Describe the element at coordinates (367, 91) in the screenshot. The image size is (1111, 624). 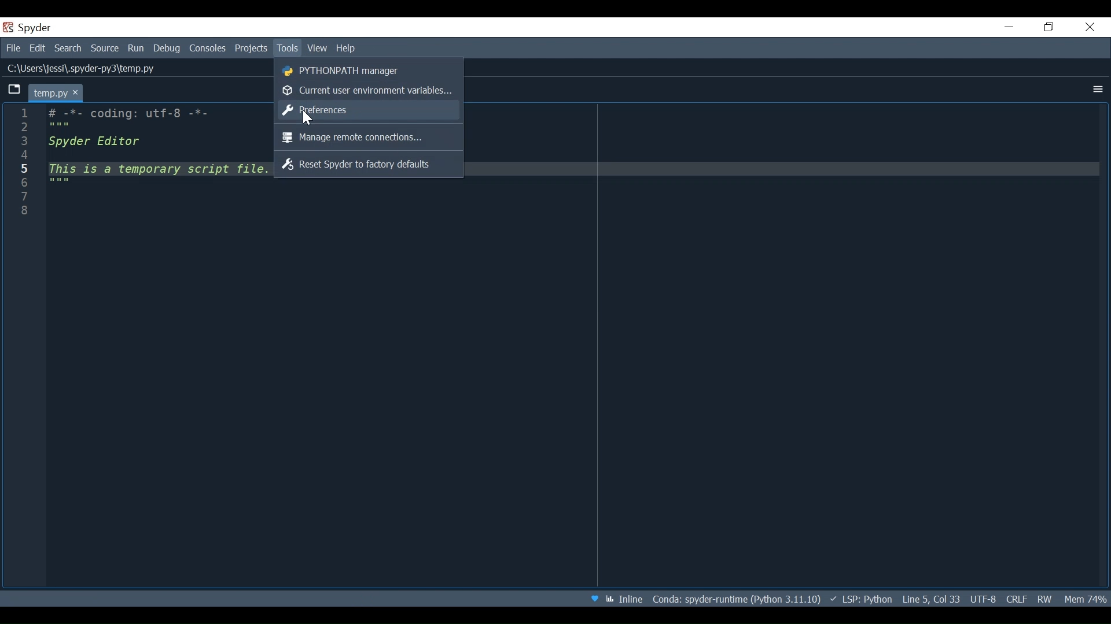
I see `Current User environment variable` at that location.